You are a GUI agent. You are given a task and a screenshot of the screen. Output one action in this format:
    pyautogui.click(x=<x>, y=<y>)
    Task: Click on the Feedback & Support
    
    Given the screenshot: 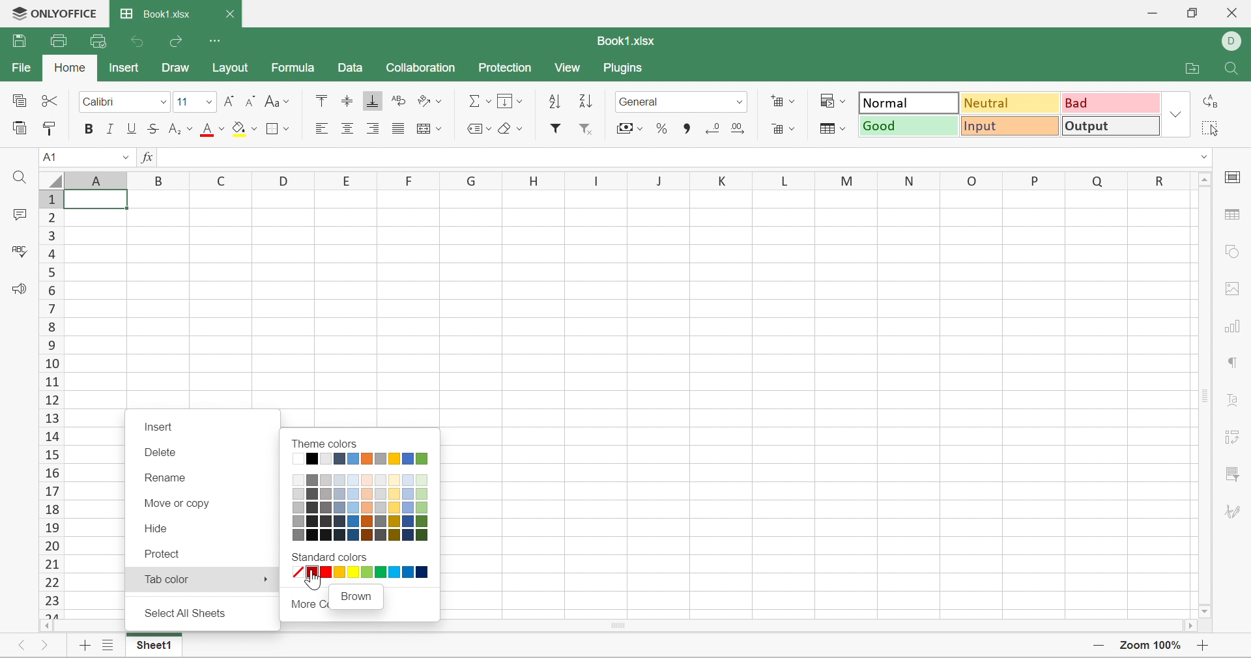 What is the action you would take?
    pyautogui.click(x=18, y=289)
    